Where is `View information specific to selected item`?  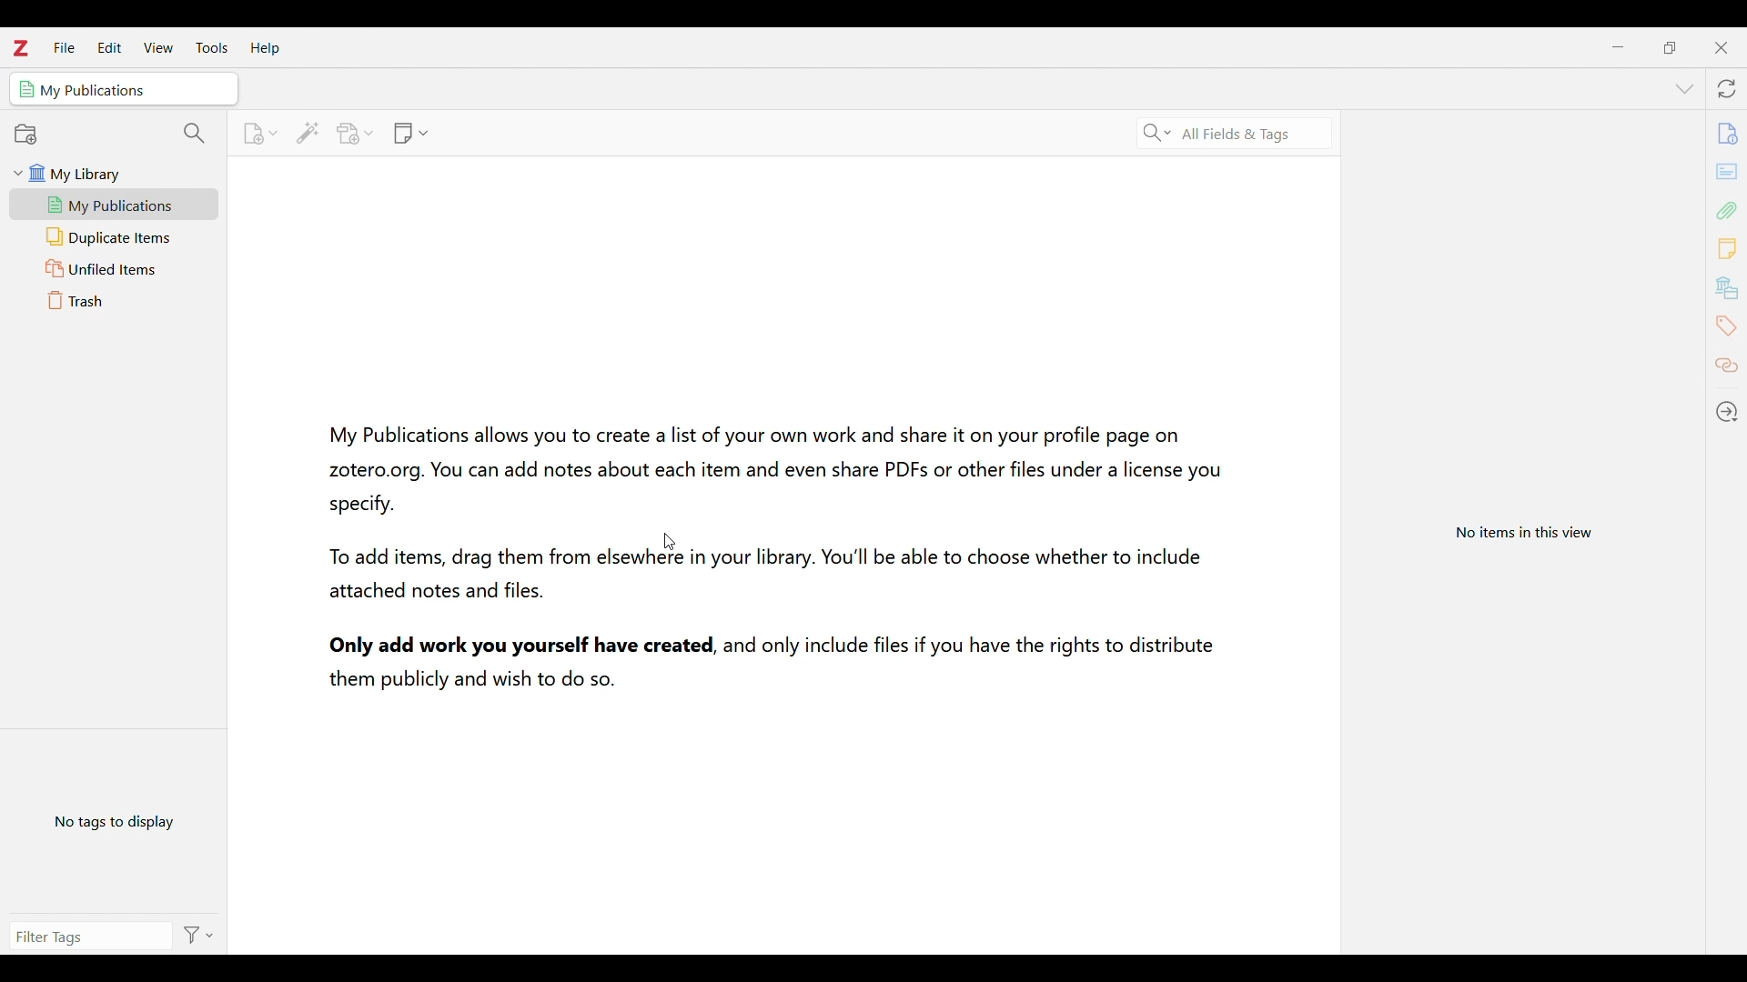
View information specific to selected item is located at coordinates (1529, 530).